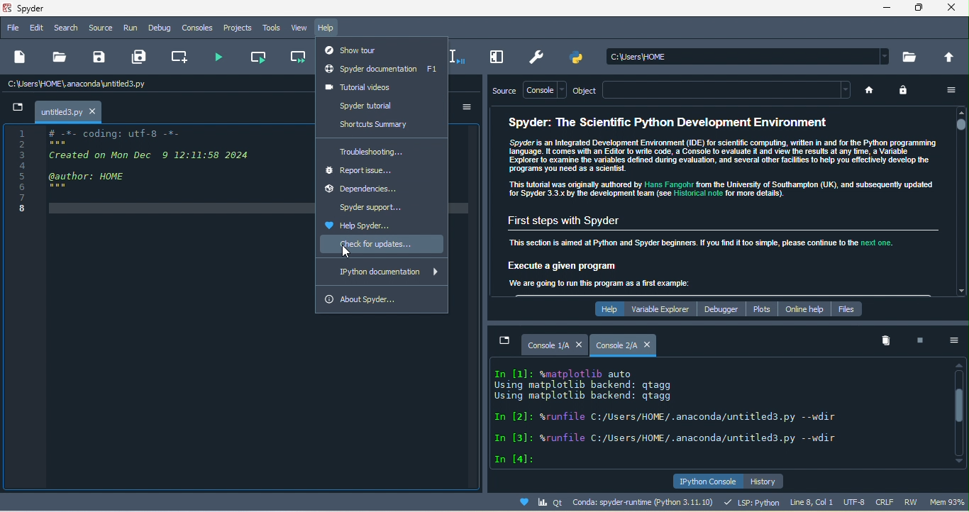 This screenshot has width=969, height=512. I want to click on close, so click(650, 345).